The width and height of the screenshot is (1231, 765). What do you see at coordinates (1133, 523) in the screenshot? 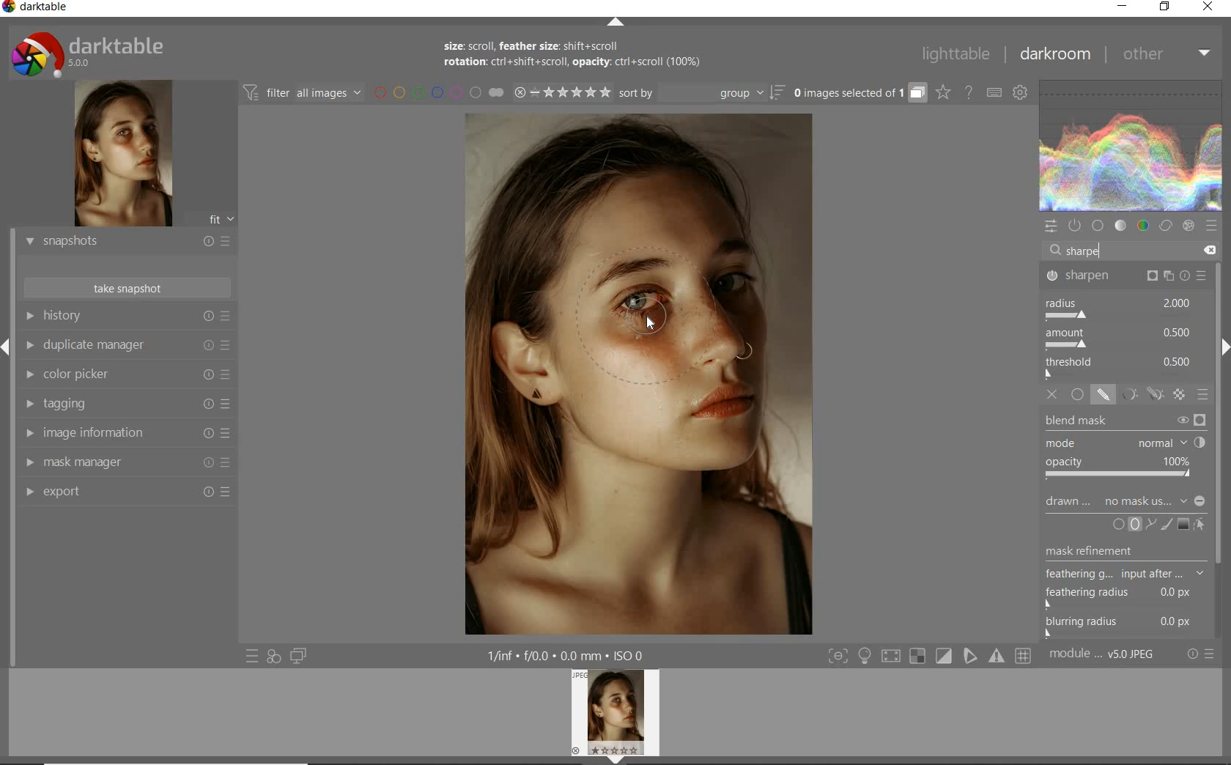
I see `ADD CIRCLE, ELLIPSE, OR ADD PATH` at bounding box center [1133, 523].